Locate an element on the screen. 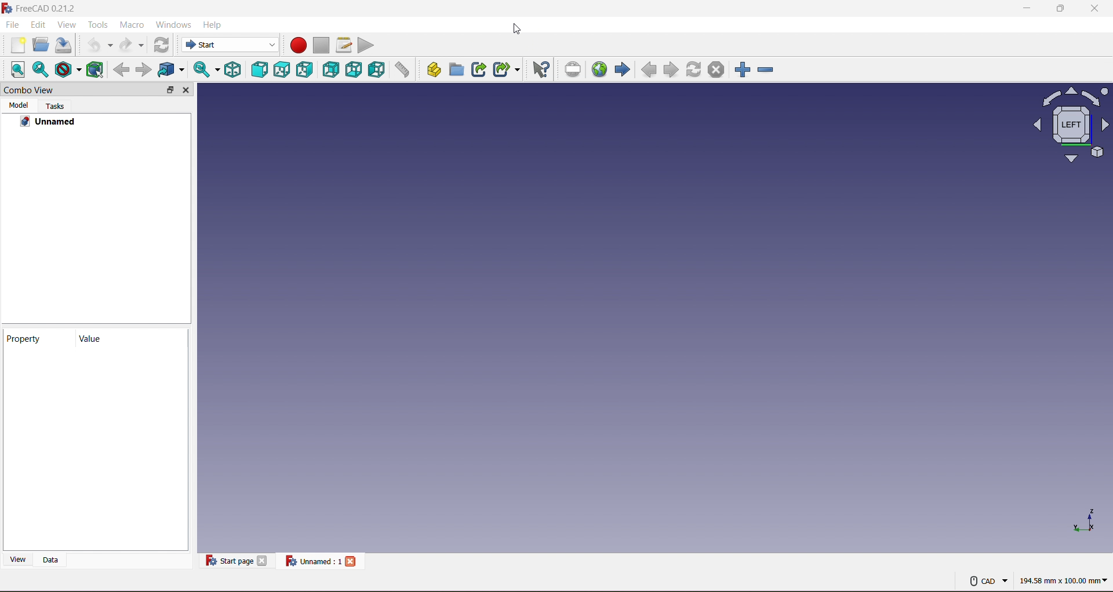 This screenshot has width=1113, height=592. Close is located at coordinates (351, 561).